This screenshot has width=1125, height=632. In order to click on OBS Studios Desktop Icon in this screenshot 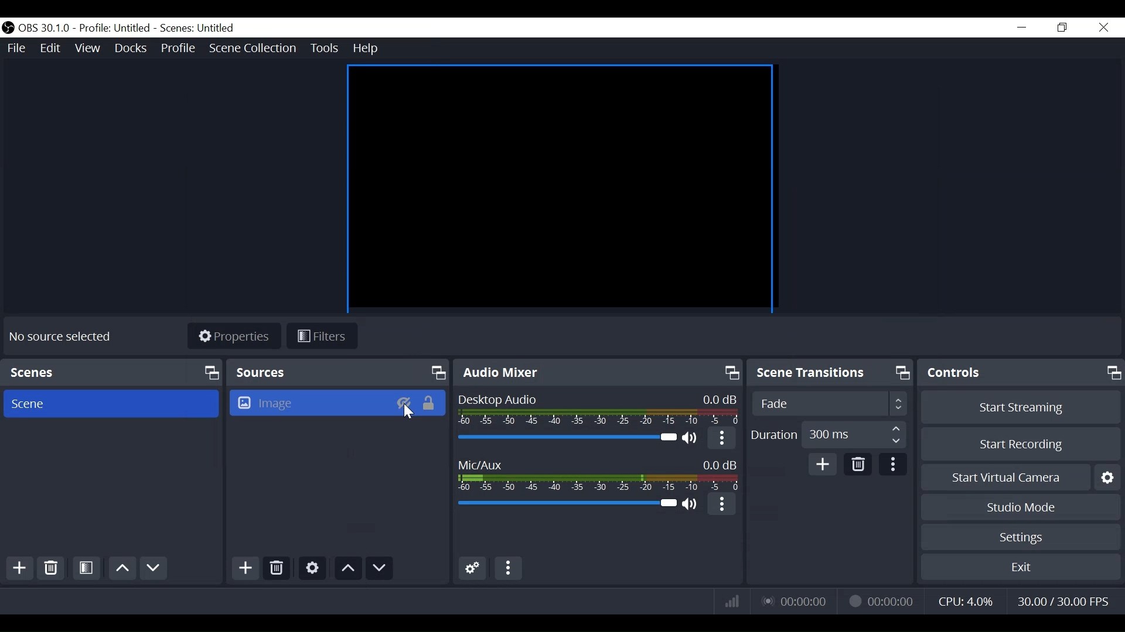, I will do `click(8, 28)`.